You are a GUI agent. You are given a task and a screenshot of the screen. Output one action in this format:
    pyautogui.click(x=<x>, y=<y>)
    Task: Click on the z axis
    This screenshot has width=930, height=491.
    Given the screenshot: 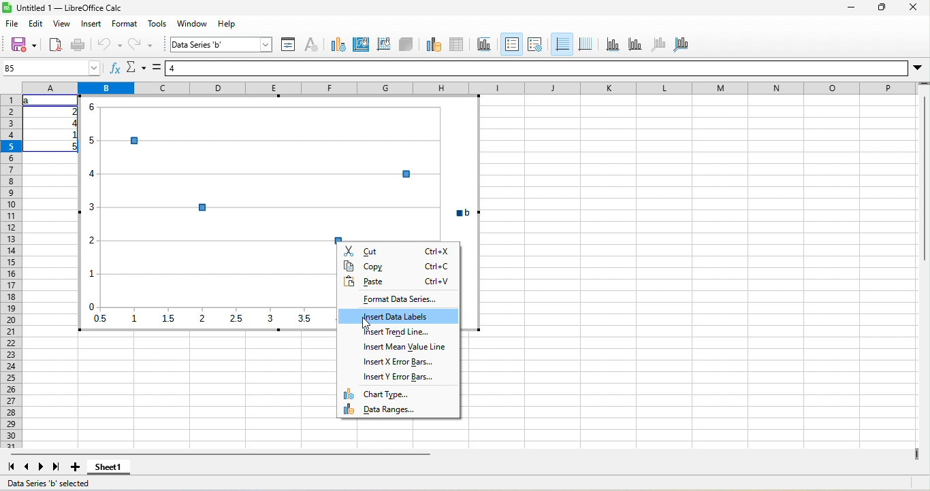 What is the action you would take?
    pyautogui.click(x=659, y=46)
    